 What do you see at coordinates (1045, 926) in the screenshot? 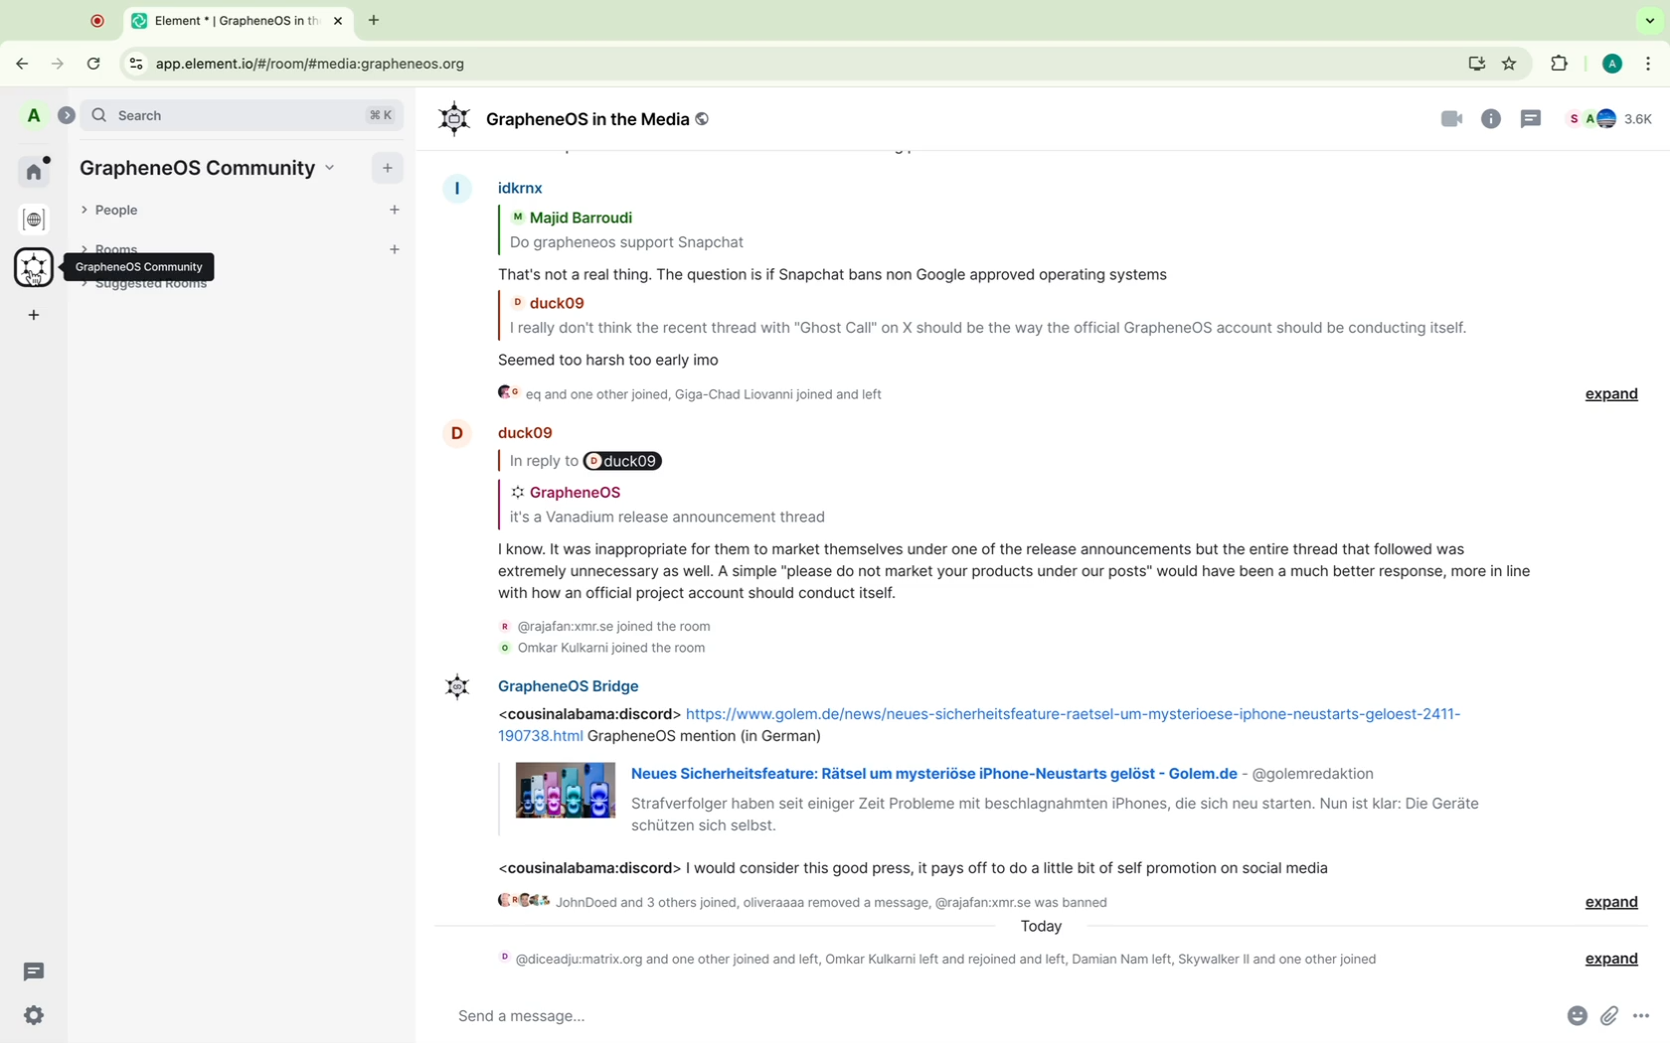
I see `today` at bounding box center [1045, 926].